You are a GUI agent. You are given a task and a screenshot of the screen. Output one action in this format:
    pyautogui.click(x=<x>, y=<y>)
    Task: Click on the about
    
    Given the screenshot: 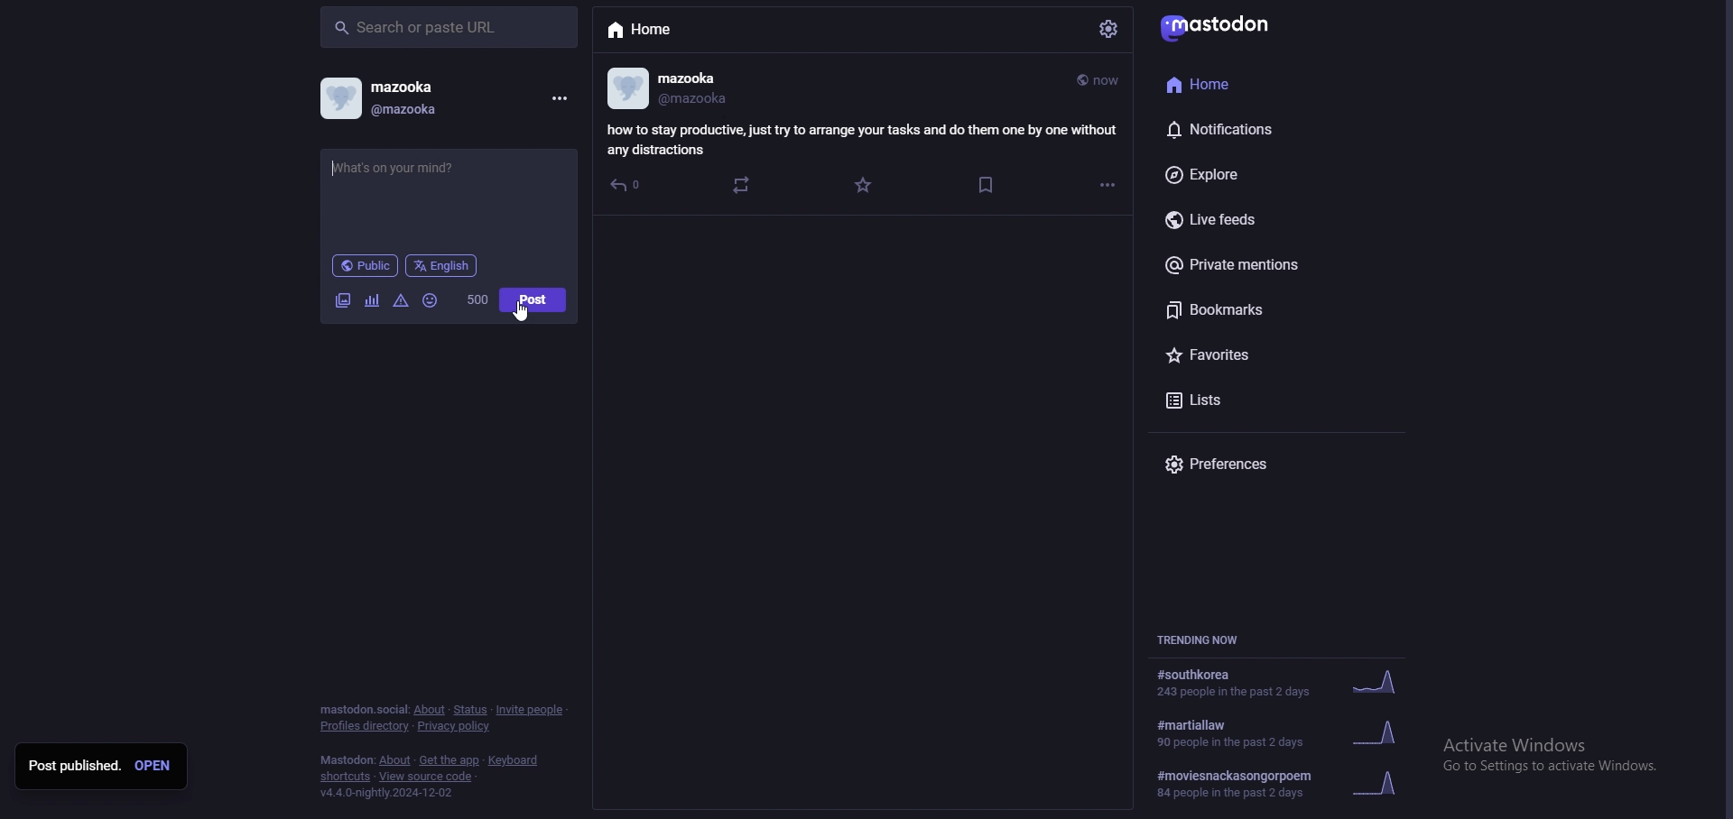 What is the action you would take?
    pyautogui.click(x=429, y=709)
    